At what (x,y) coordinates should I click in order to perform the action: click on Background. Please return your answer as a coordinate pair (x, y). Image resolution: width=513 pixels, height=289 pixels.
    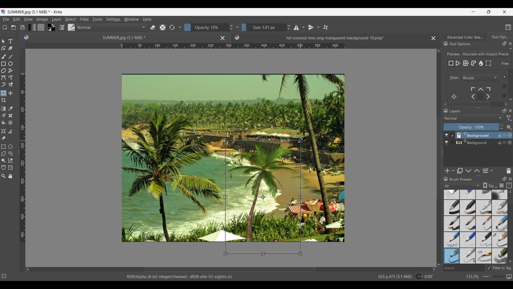
    Looking at the image, I should click on (474, 142).